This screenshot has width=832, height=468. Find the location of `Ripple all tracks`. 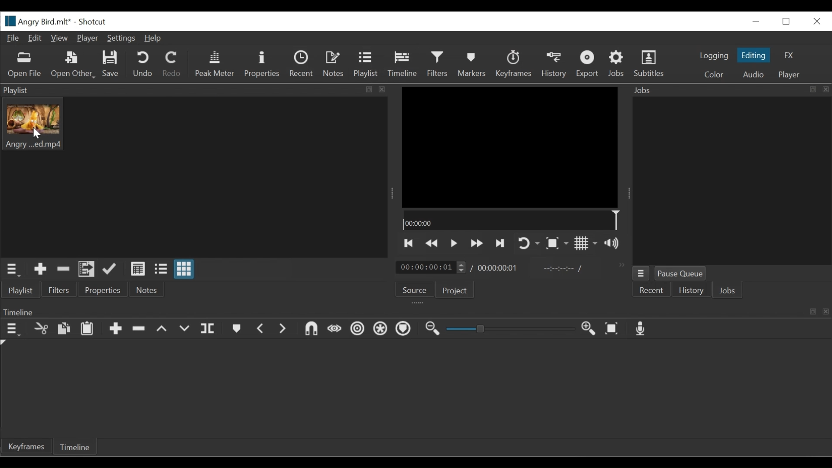

Ripple all tracks is located at coordinates (379, 328).